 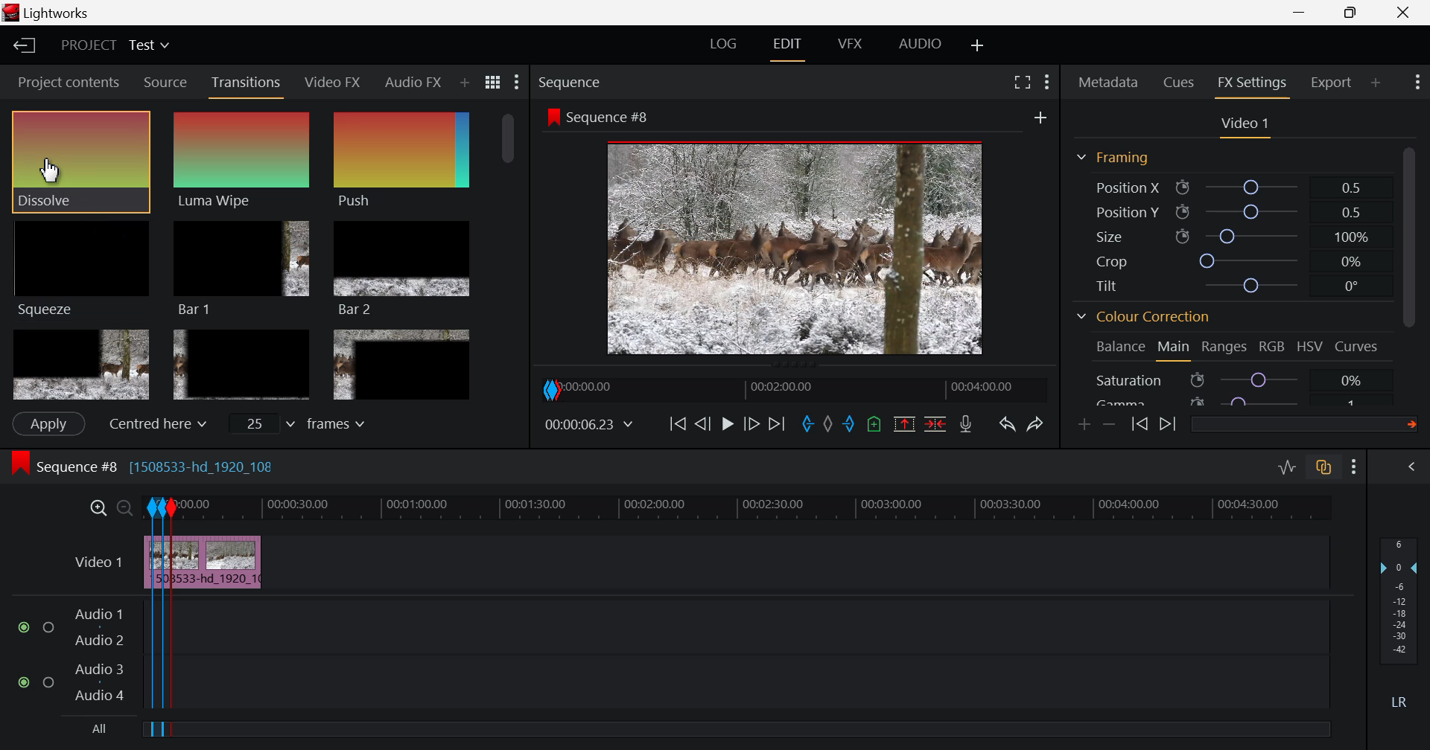 I want to click on Audio Level, so click(x=1403, y=624).